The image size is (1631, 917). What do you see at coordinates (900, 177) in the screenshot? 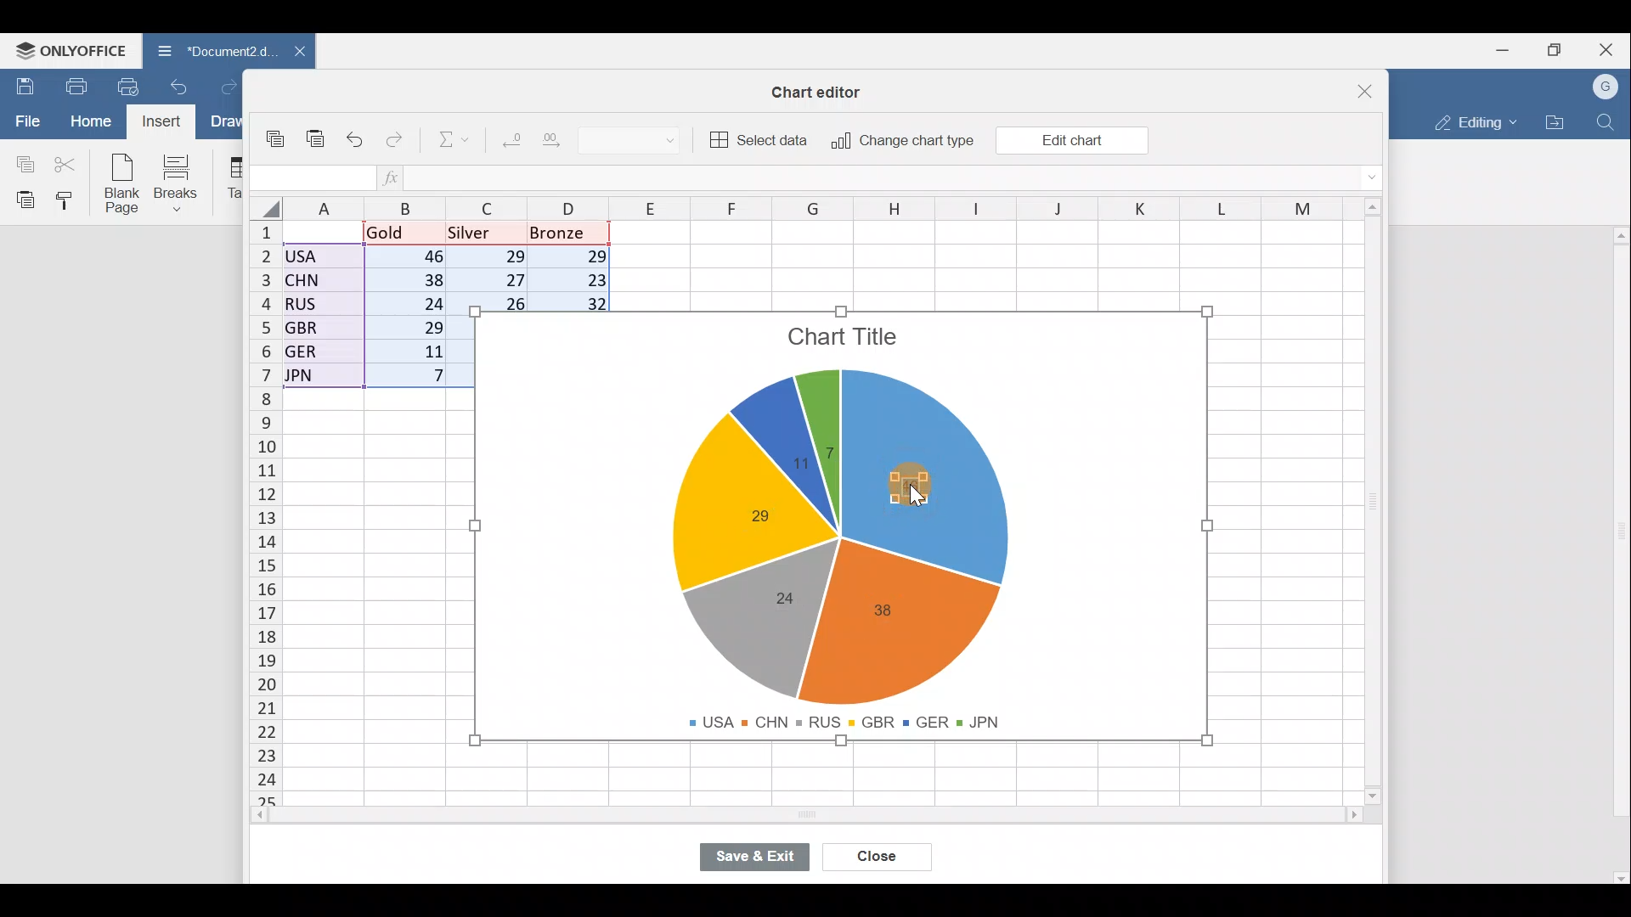
I see `Formula bar` at bounding box center [900, 177].